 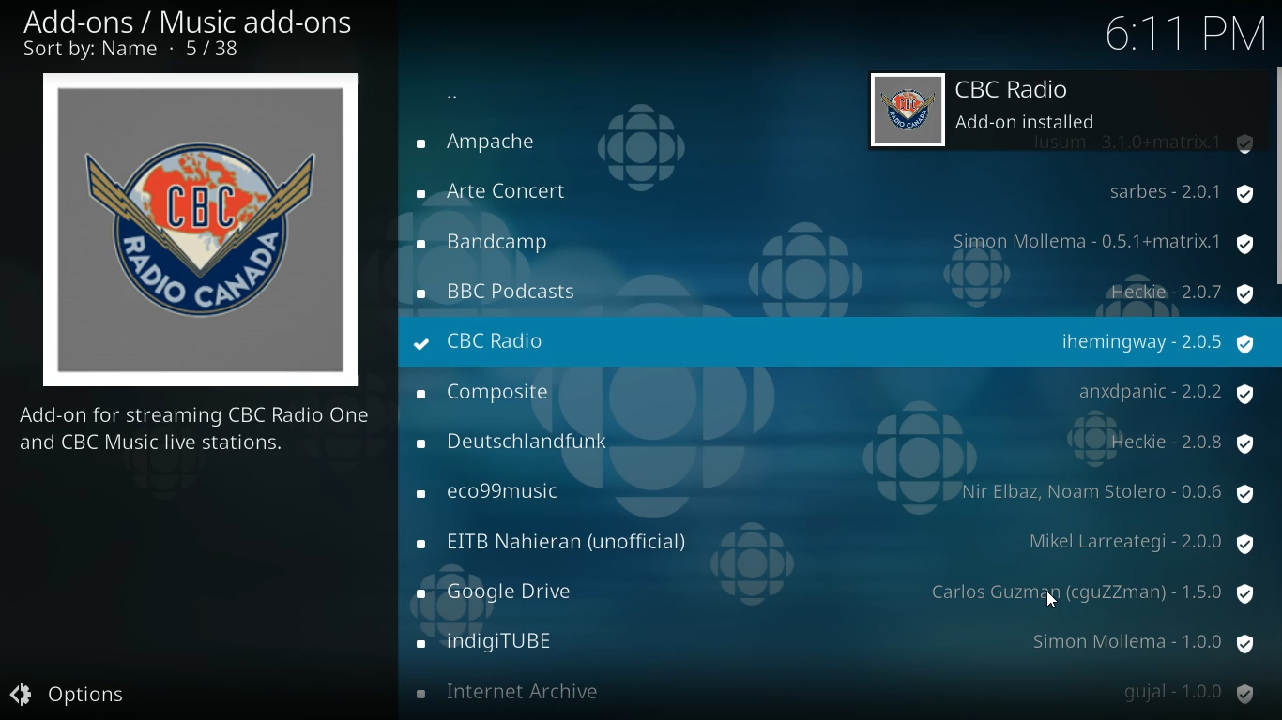 What do you see at coordinates (558, 538) in the screenshot?
I see `radio name` at bounding box center [558, 538].